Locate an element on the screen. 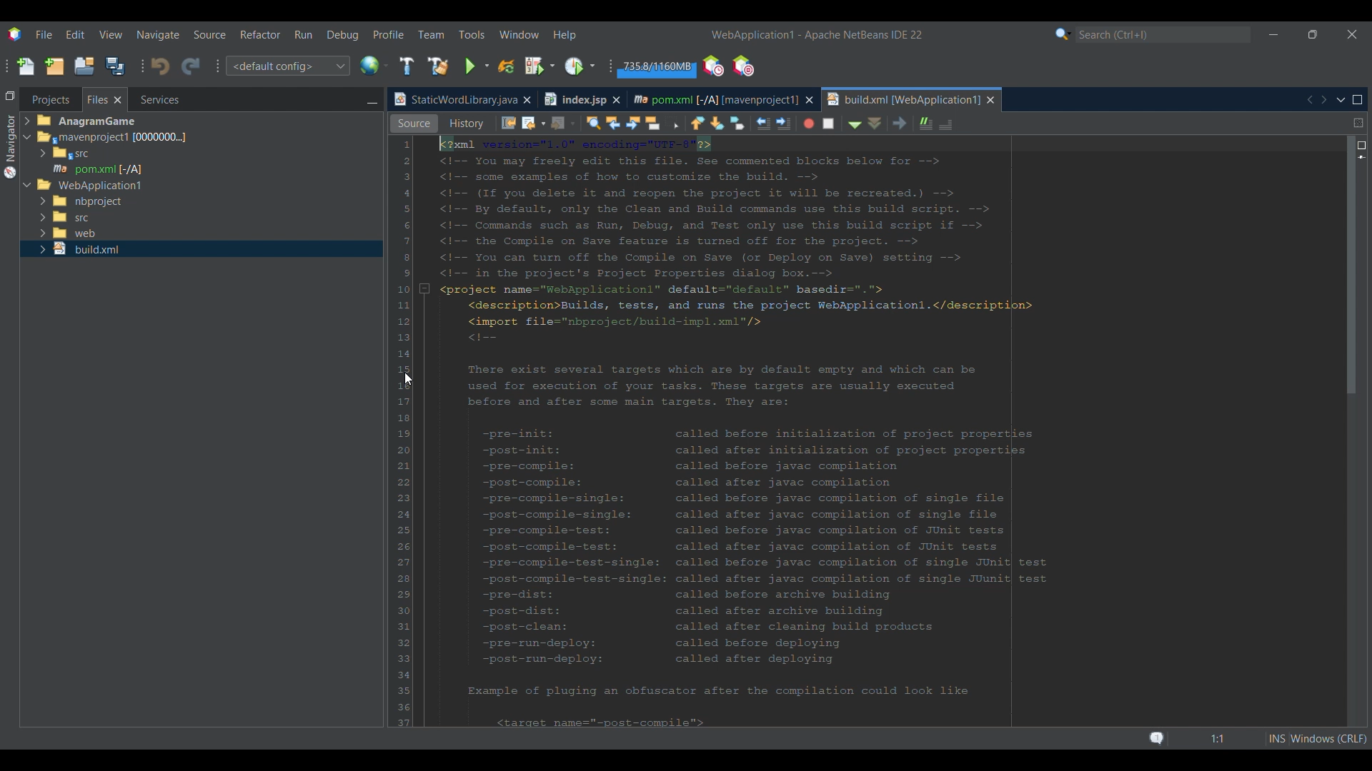 The image size is (1372, 771). View menu is located at coordinates (111, 35).